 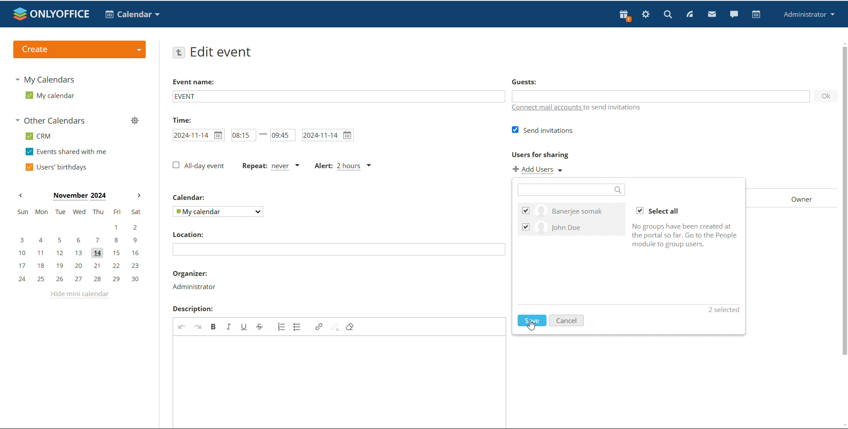 What do you see at coordinates (195, 287) in the screenshot?
I see `organizer` at bounding box center [195, 287].